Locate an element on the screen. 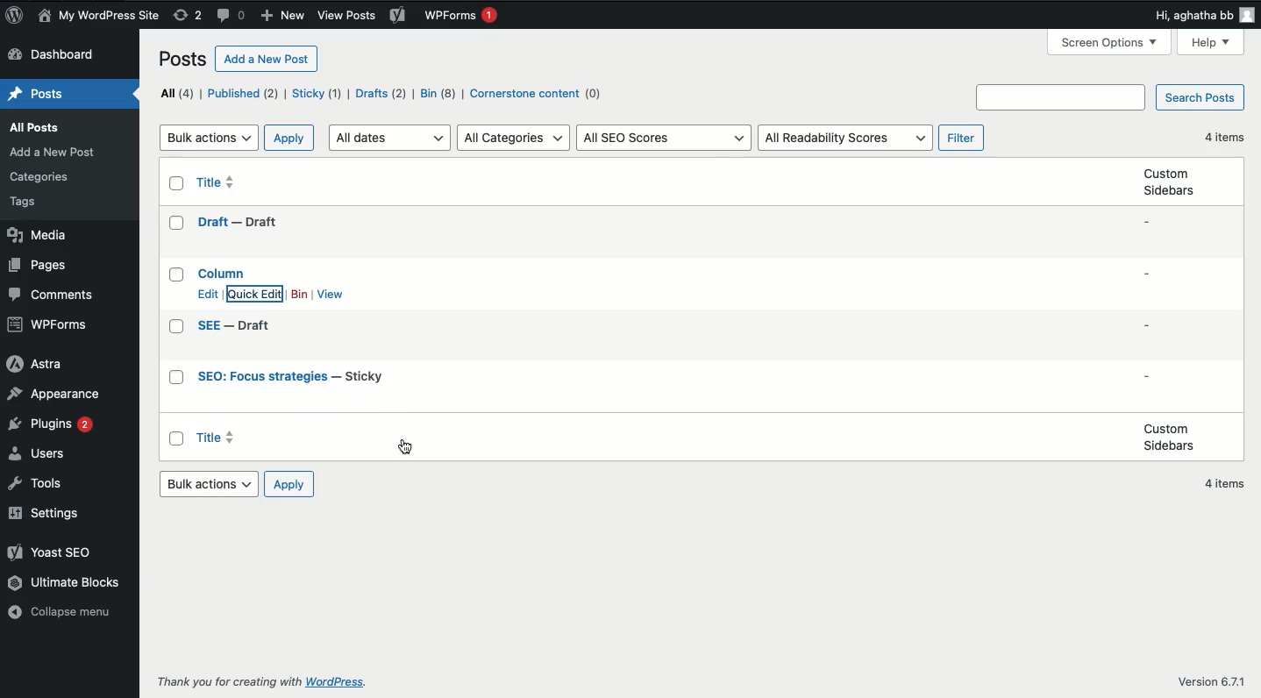 The height and width of the screenshot is (698, 1261). checkbox is located at coordinates (175, 224).